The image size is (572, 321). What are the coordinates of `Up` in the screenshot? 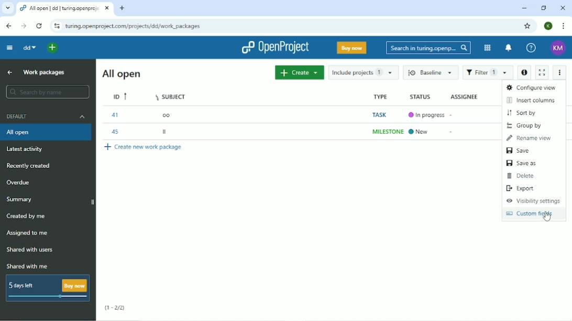 It's located at (10, 73).